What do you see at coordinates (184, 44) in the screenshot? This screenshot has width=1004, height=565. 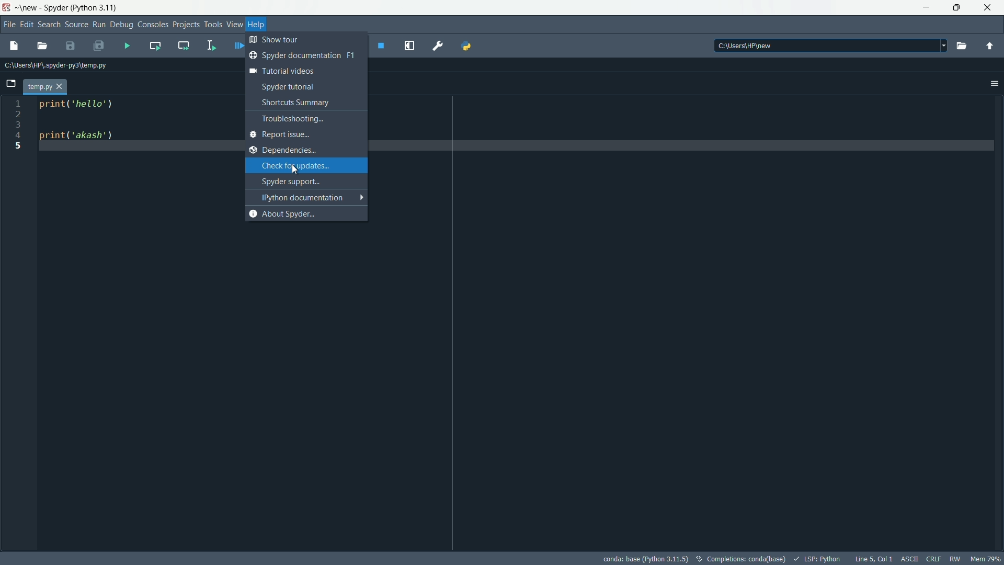 I see `run current cell and go to the next one` at bounding box center [184, 44].